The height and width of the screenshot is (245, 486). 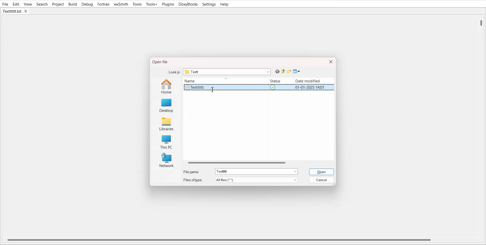 I want to click on wxSmith, so click(x=121, y=4).